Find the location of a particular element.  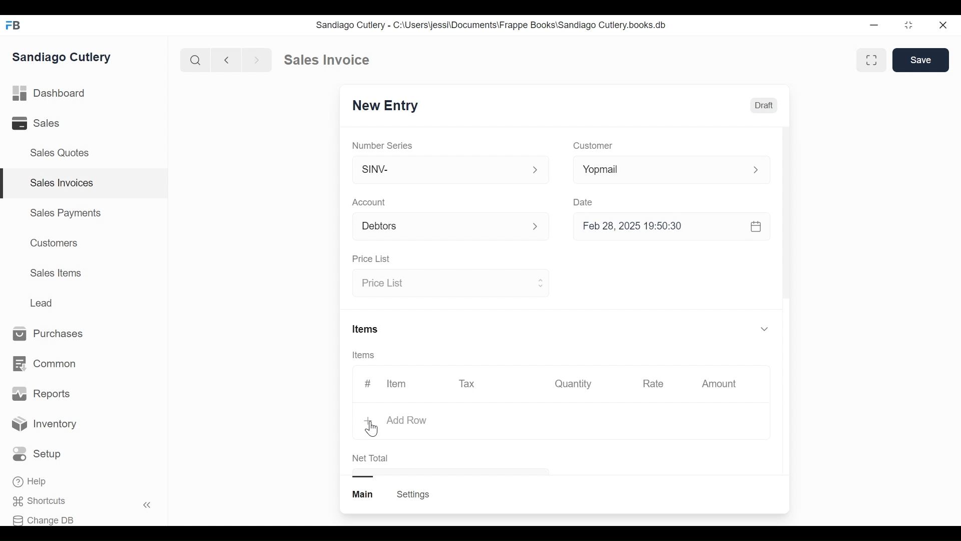

Yopmail is located at coordinates (672, 169).